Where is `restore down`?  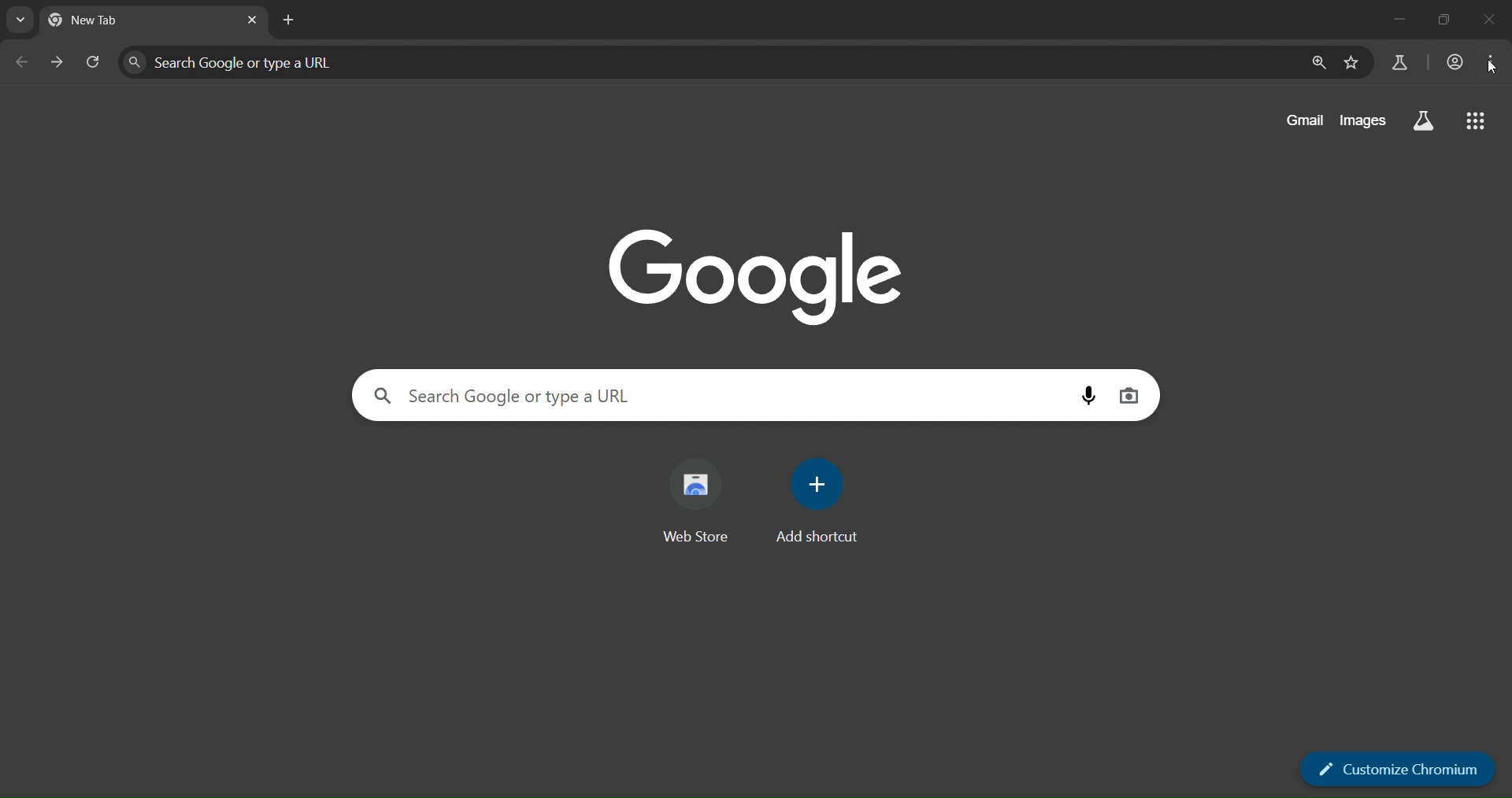 restore down is located at coordinates (1447, 20).